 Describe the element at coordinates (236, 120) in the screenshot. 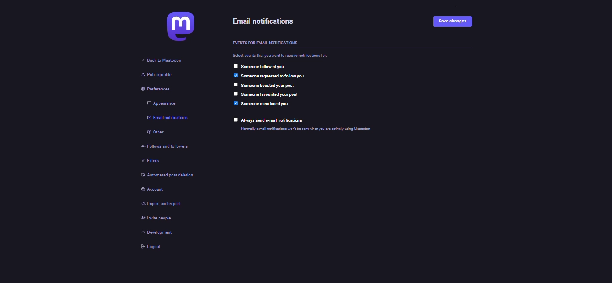

I see `click to enable` at that location.